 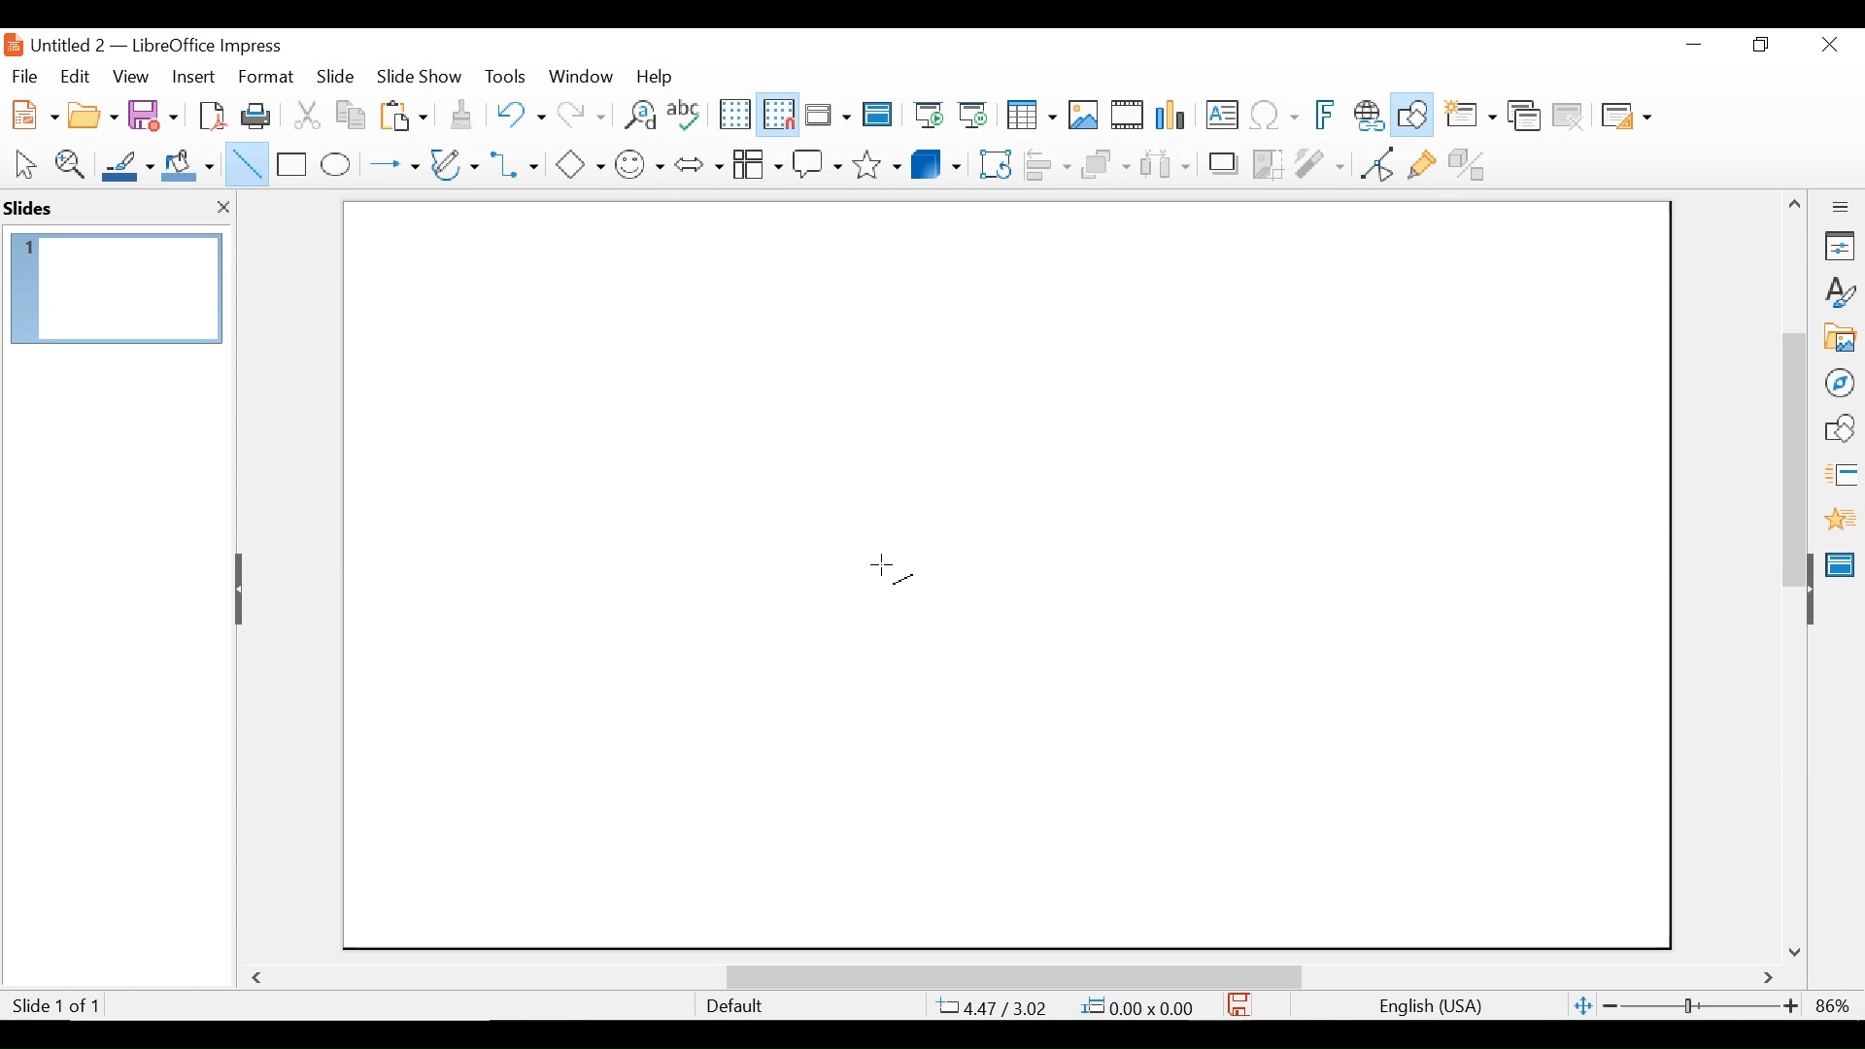 What do you see at coordinates (1327, 116) in the screenshot?
I see `Insert Frontwork` at bounding box center [1327, 116].